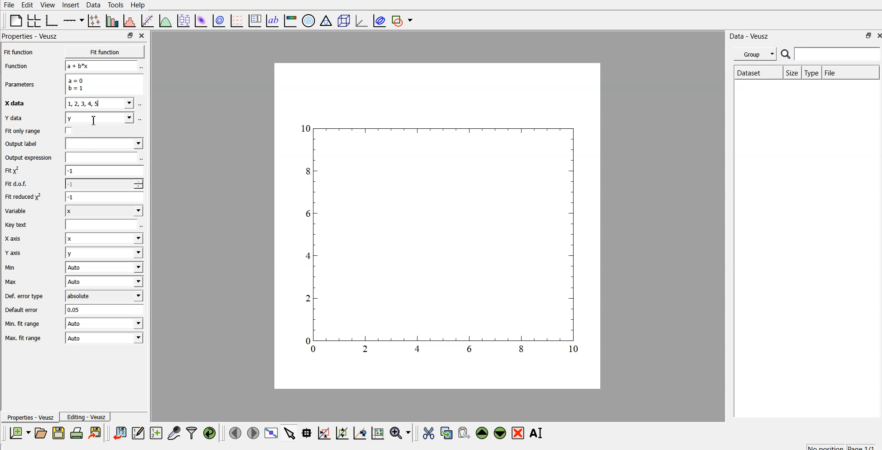 The image size is (882, 450). I want to click on Fit dof., so click(23, 184).